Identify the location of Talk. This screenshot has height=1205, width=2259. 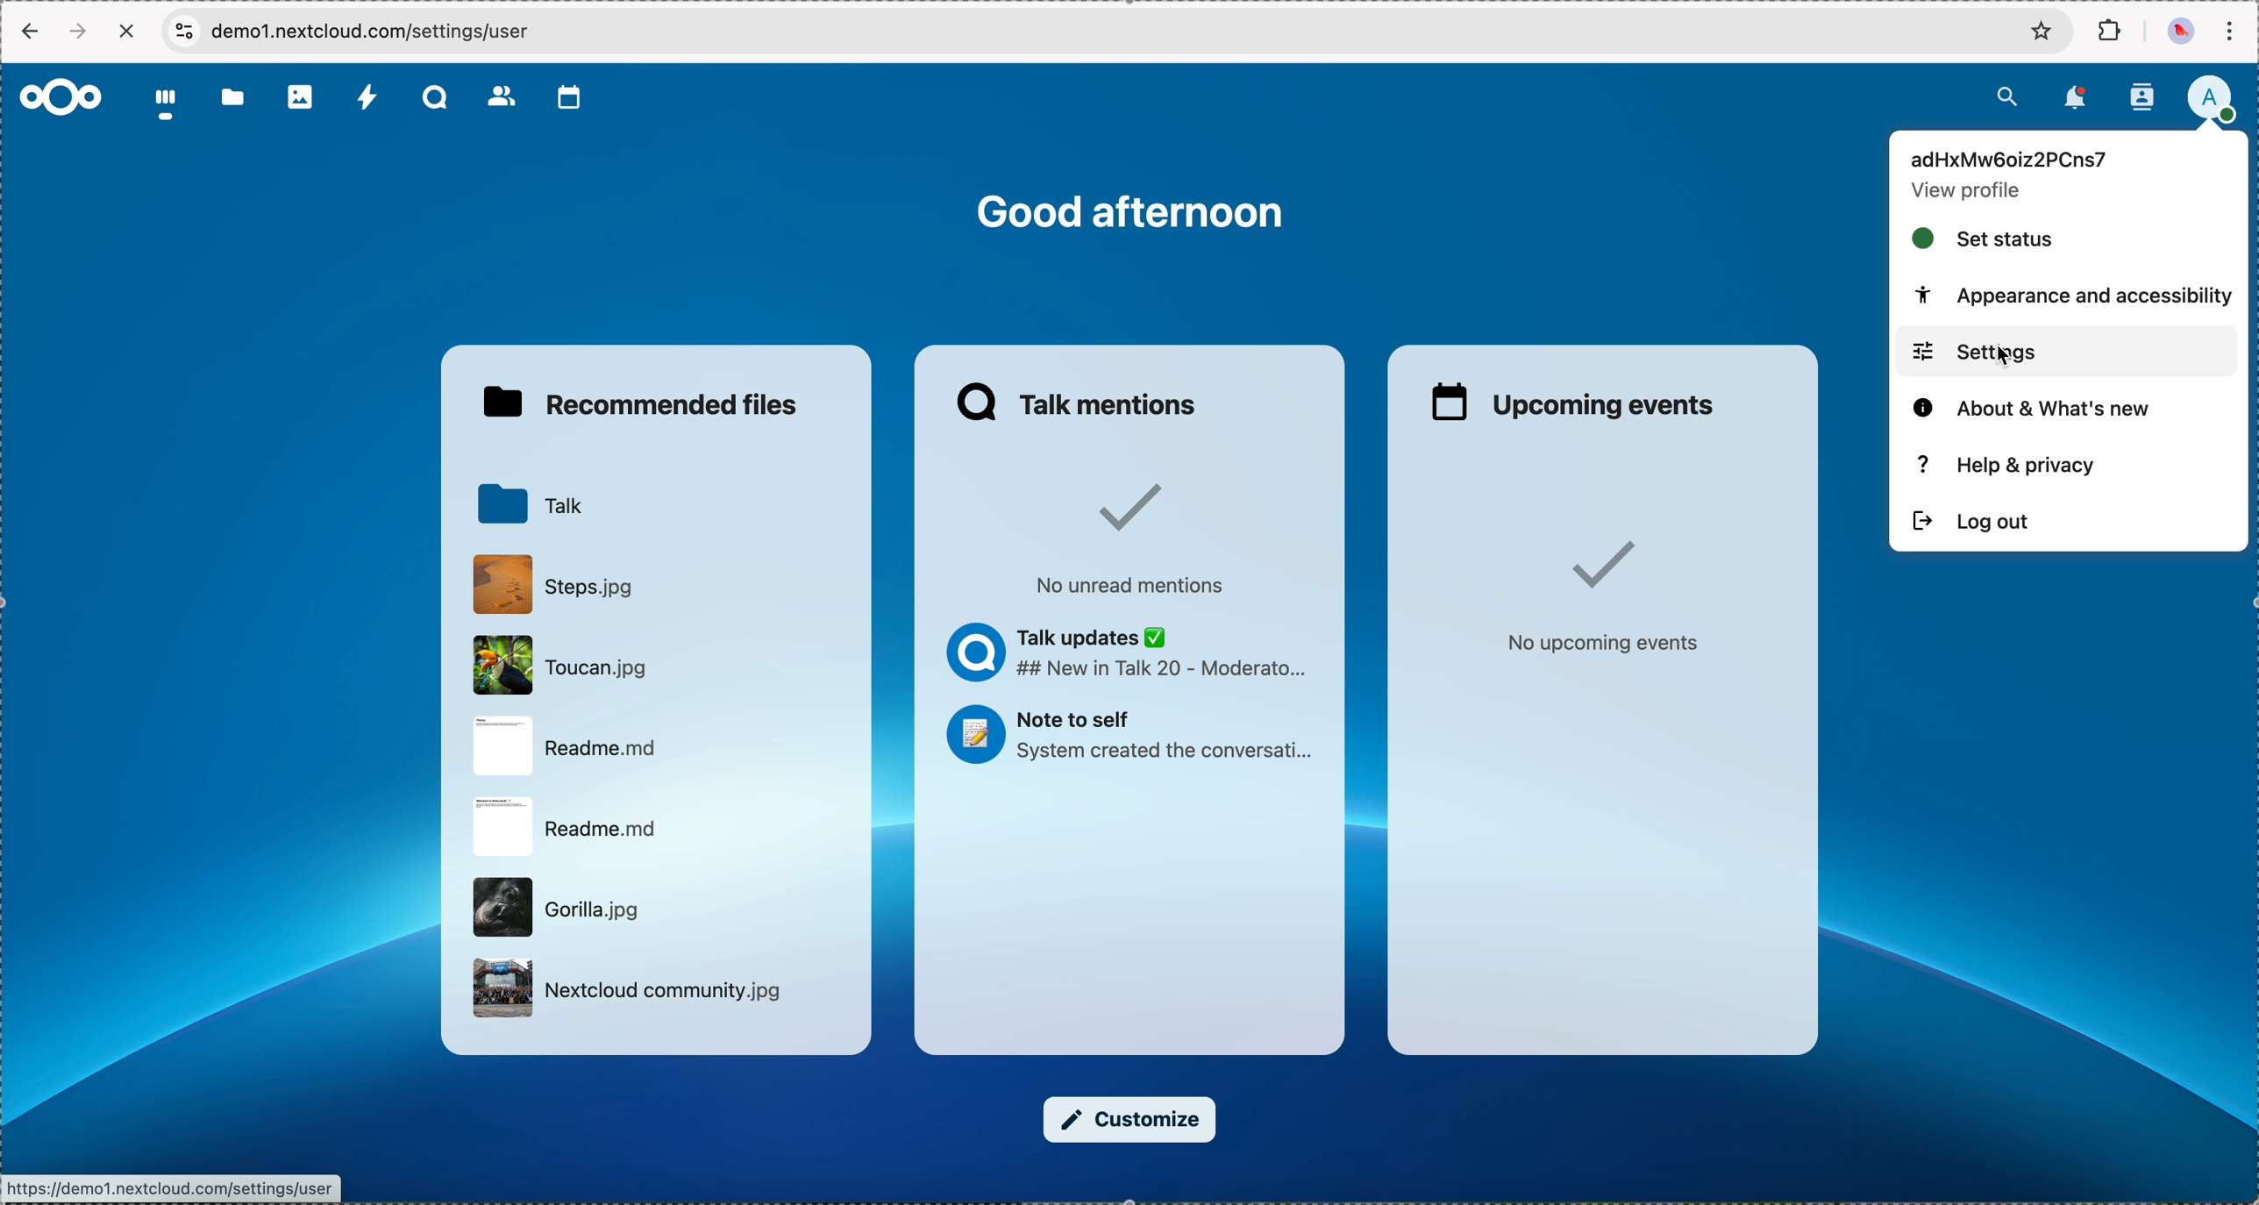
(438, 99).